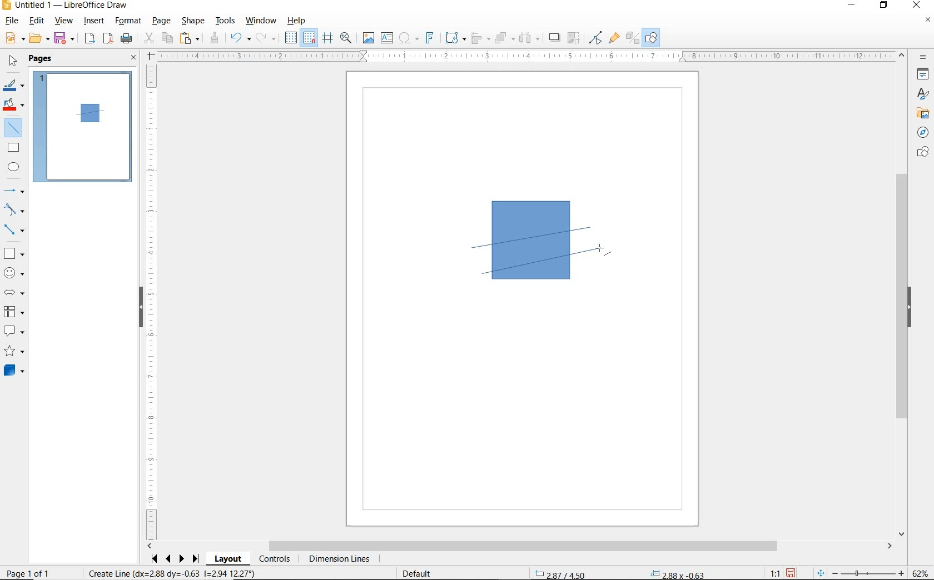  I want to click on SCROLLBAR, so click(520, 546).